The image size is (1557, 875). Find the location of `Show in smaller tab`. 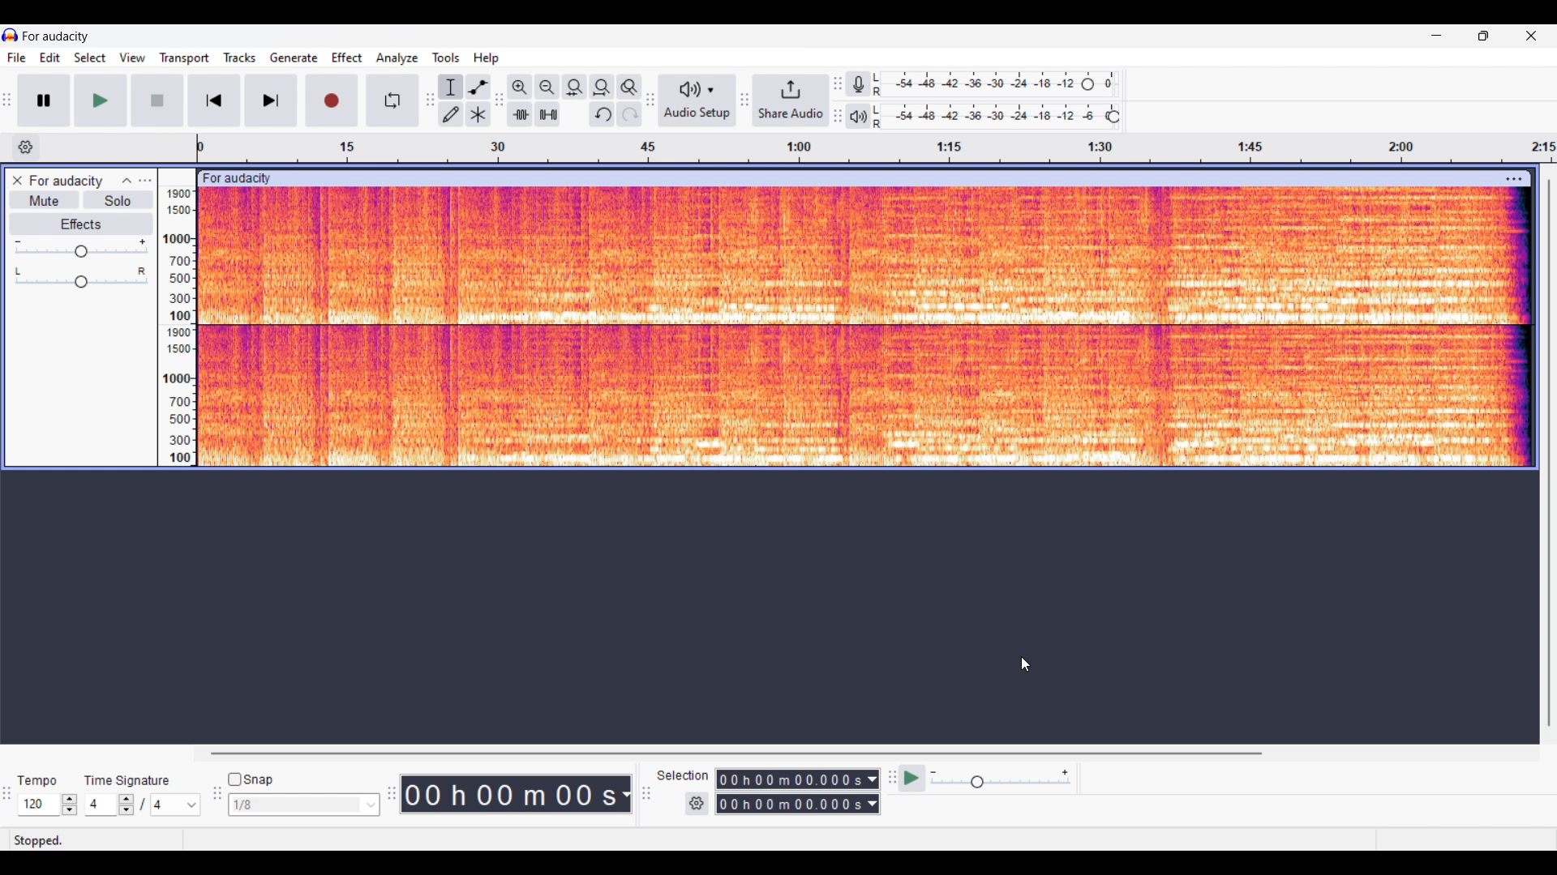

Show in smaller tab is located at coordinates (1483, 36).